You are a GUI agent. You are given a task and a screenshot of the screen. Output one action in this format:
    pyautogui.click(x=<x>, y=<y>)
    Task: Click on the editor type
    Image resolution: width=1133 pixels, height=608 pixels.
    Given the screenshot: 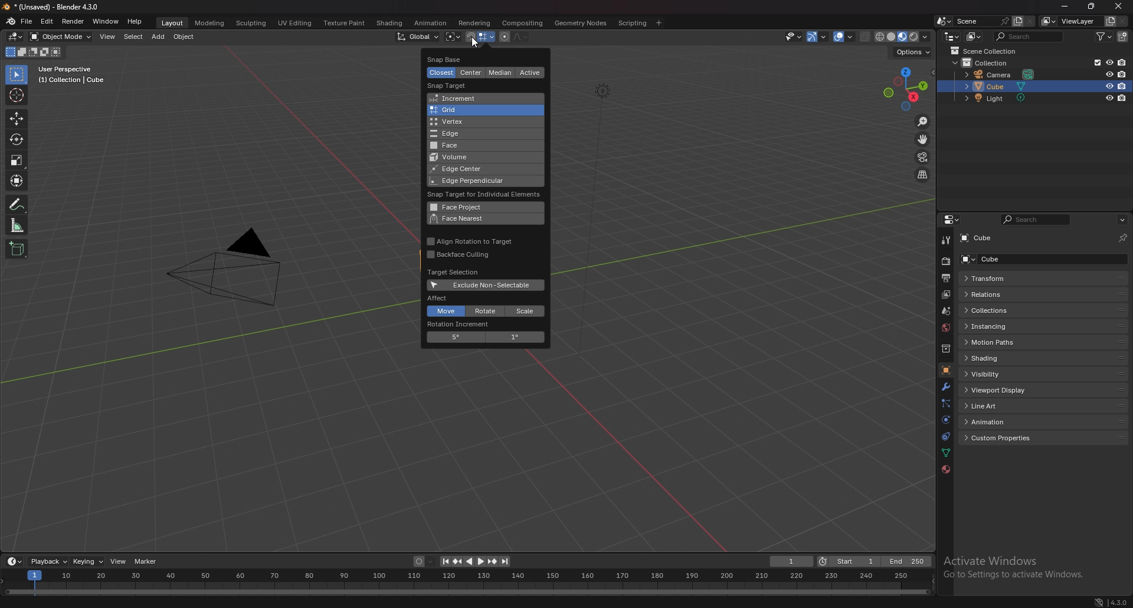 What is the action you would take?
    pyautogui.click(x=952, y=220)
    